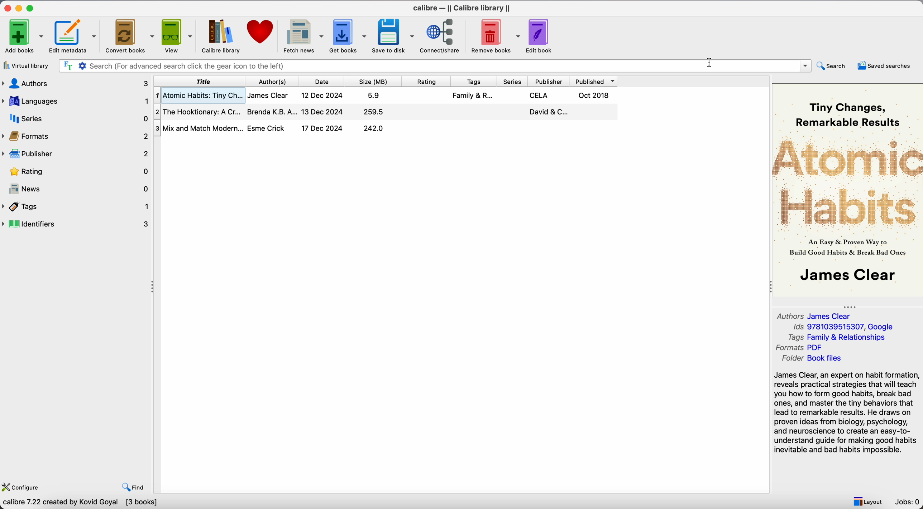 Image resolution: width=923 pixels, height=509 pixels. Describe the element at coordinates (471, 82) in the screenshot. I see `tags` at that location.